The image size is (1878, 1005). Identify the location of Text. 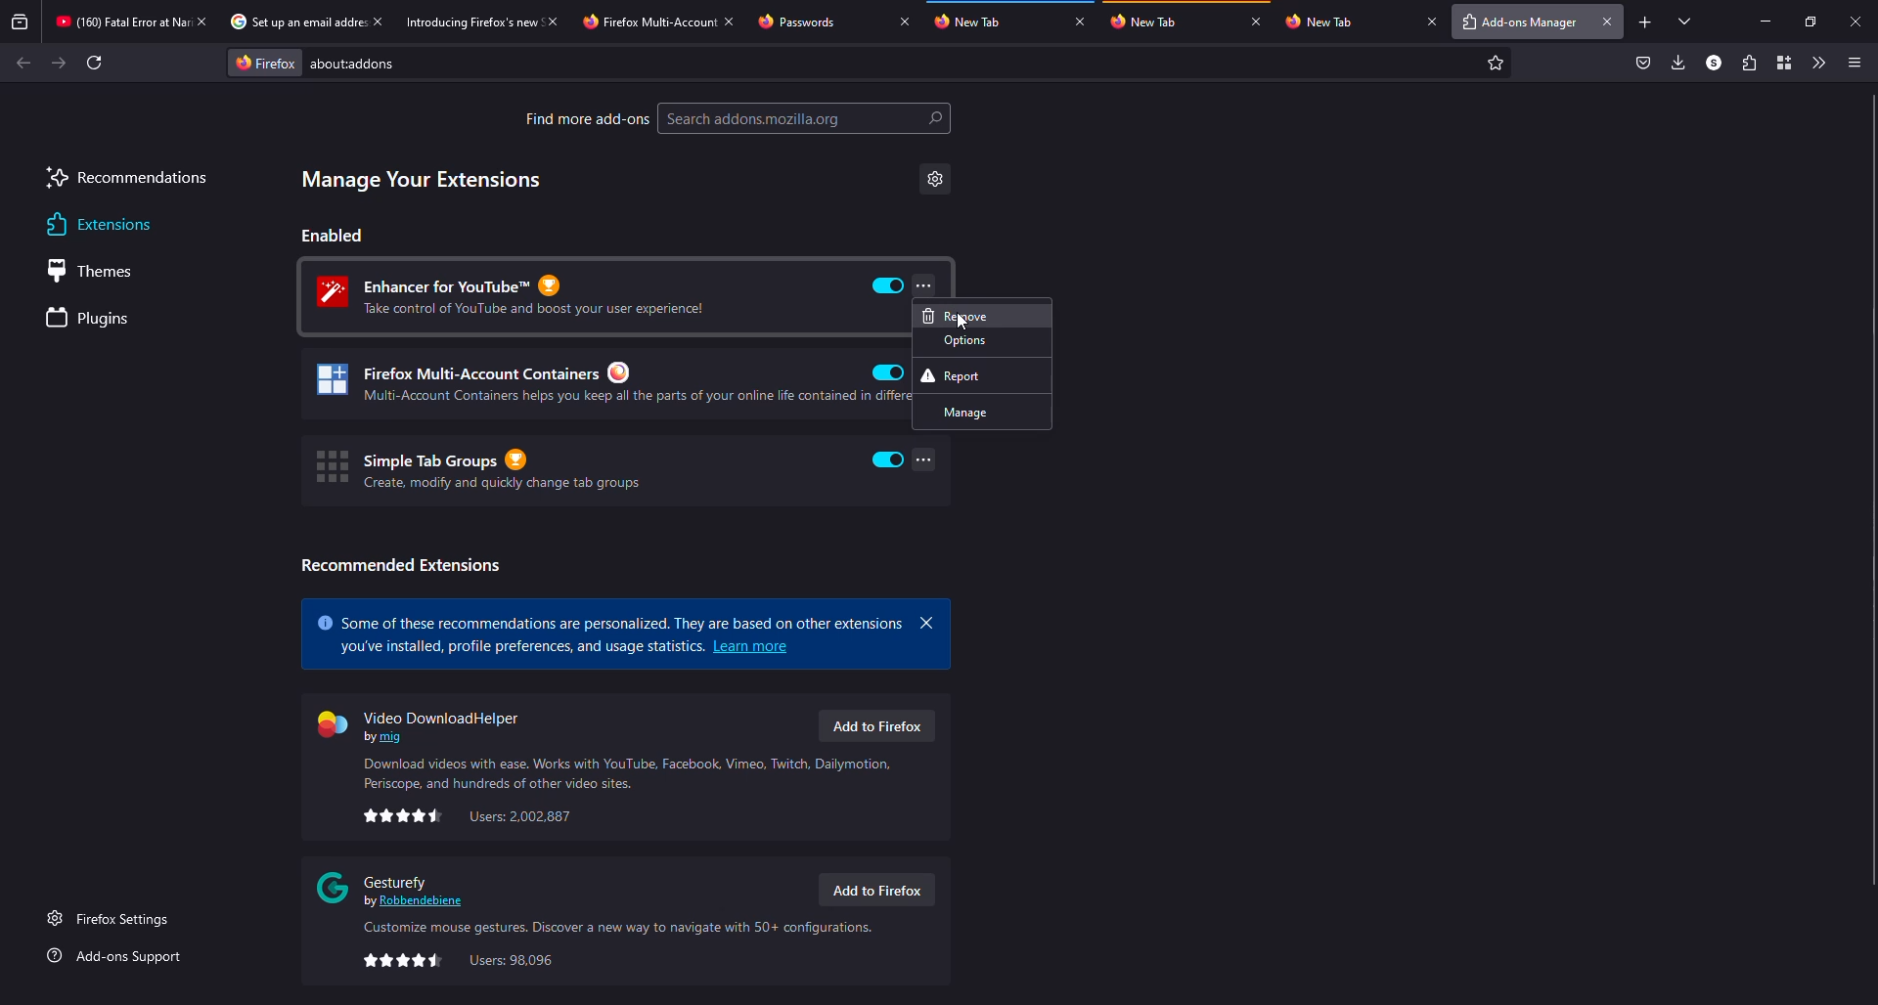
(519, 647).